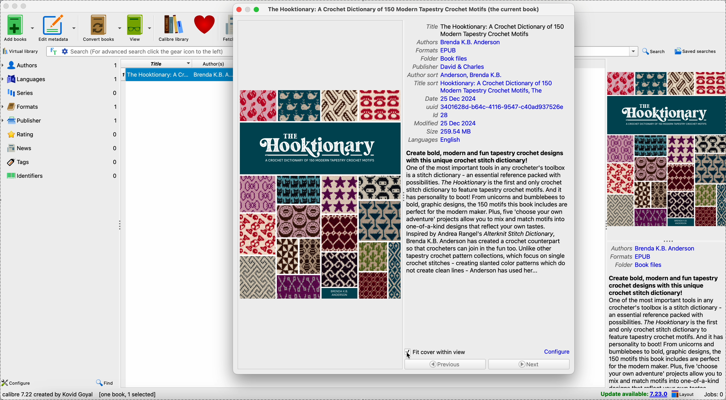  I want to click on minimize, so click(248, 9).